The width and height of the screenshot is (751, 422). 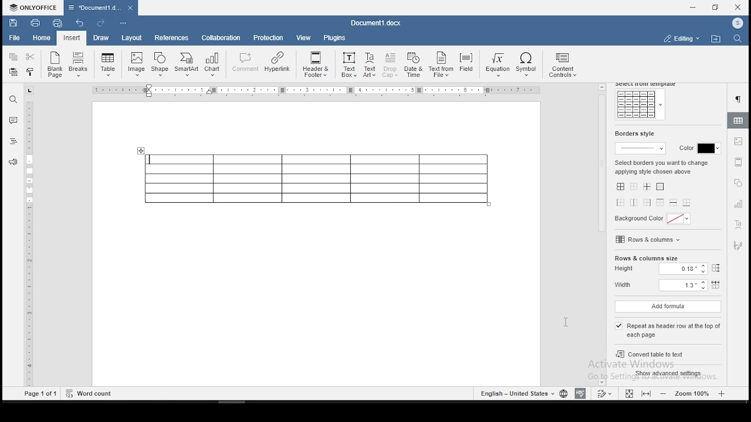 I want to click on Document3.docx, so click(x=100, y=8).